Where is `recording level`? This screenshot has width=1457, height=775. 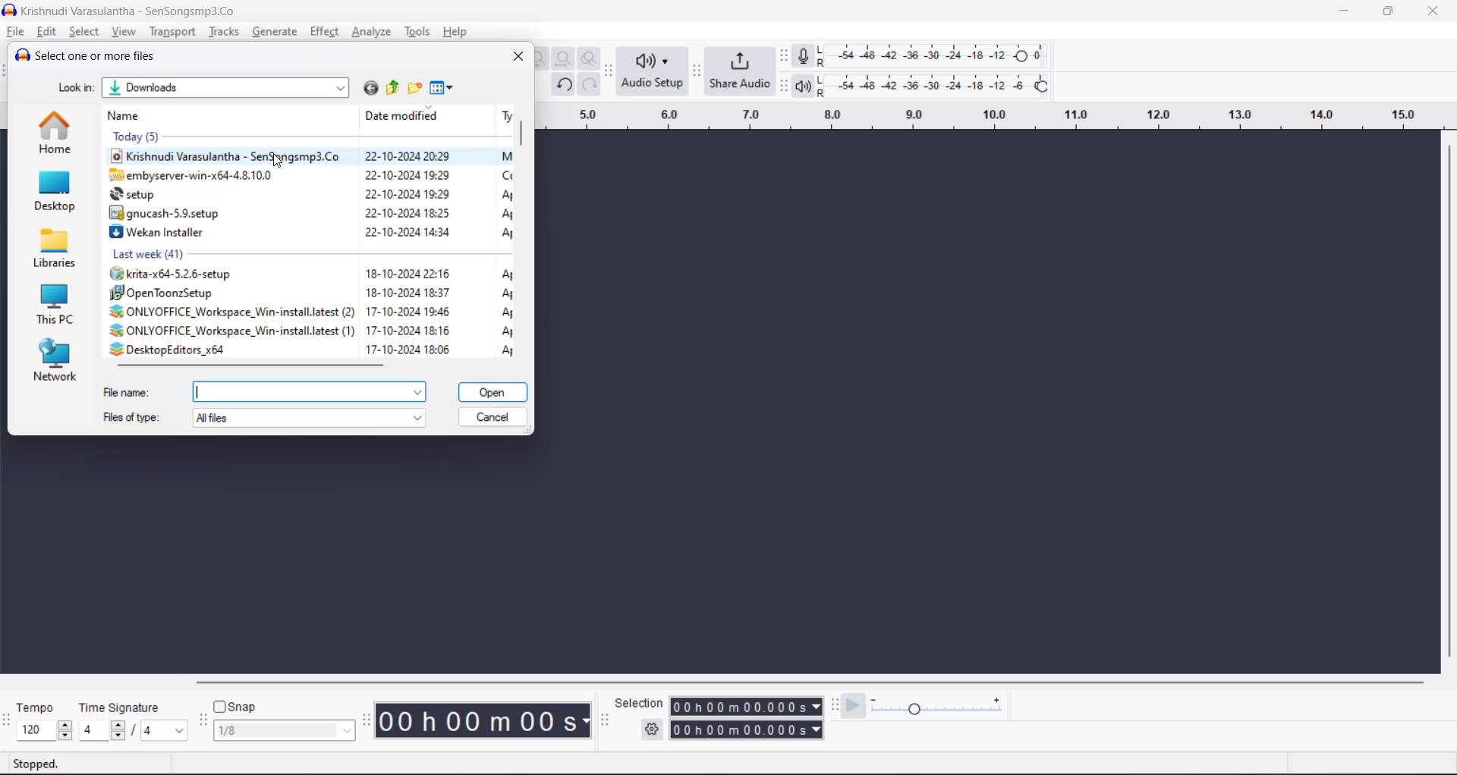 recording level is located at coordinates (942, 55).